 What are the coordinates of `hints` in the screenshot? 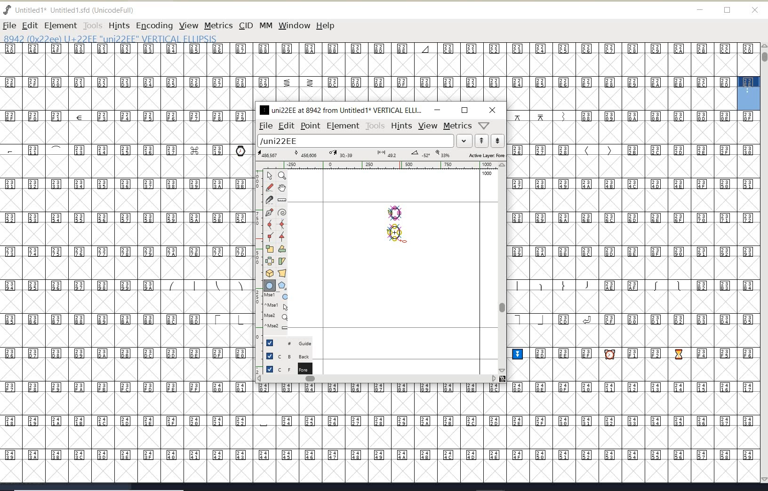 It's located at (401, 126).